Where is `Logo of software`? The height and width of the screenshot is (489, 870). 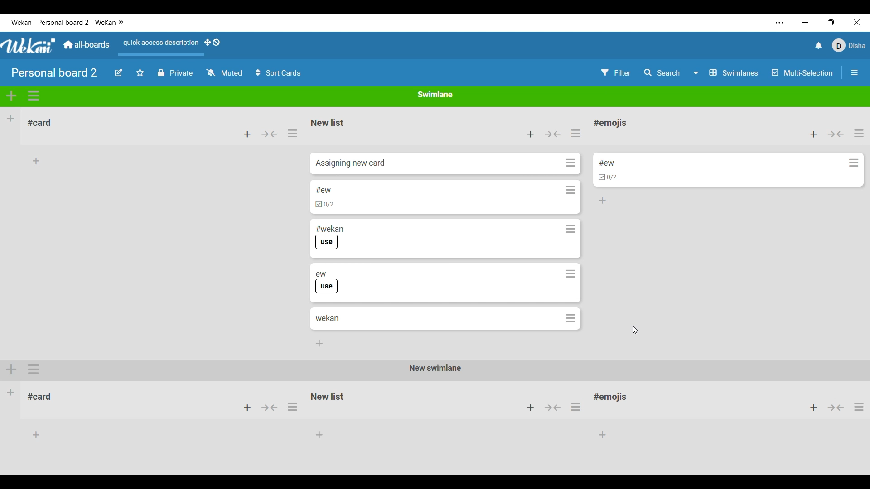 Logo of software is located at coordinates (29, 46).